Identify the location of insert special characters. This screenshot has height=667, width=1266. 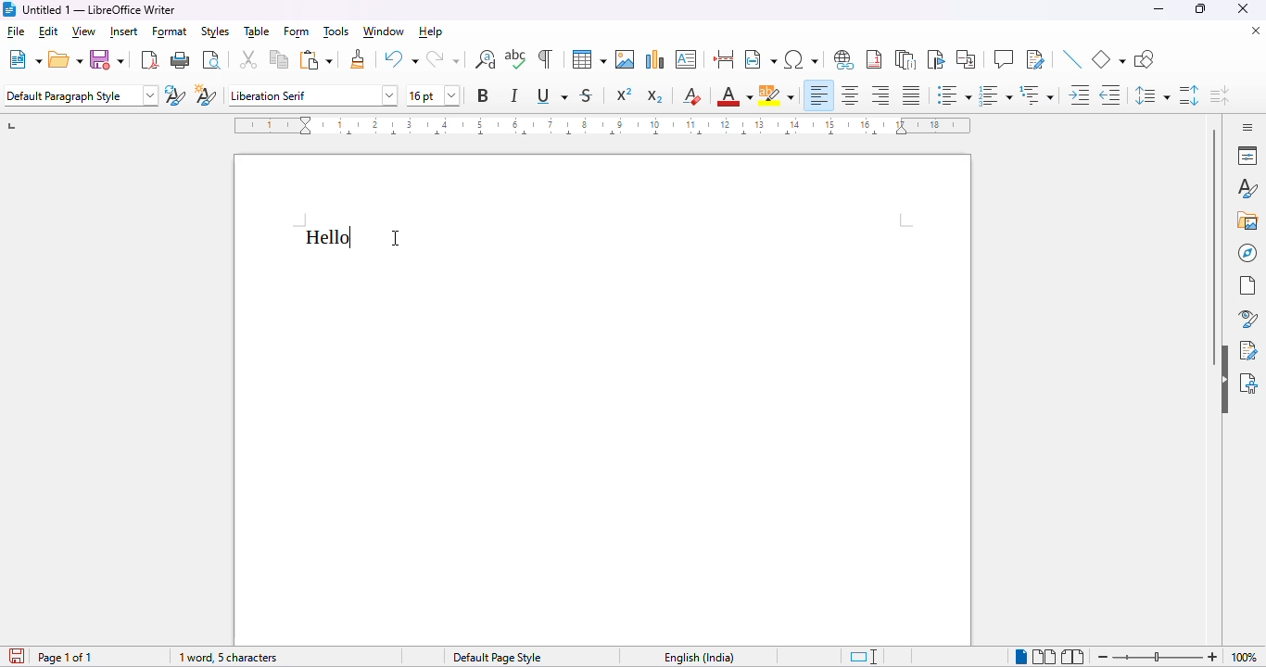
(801, 59).